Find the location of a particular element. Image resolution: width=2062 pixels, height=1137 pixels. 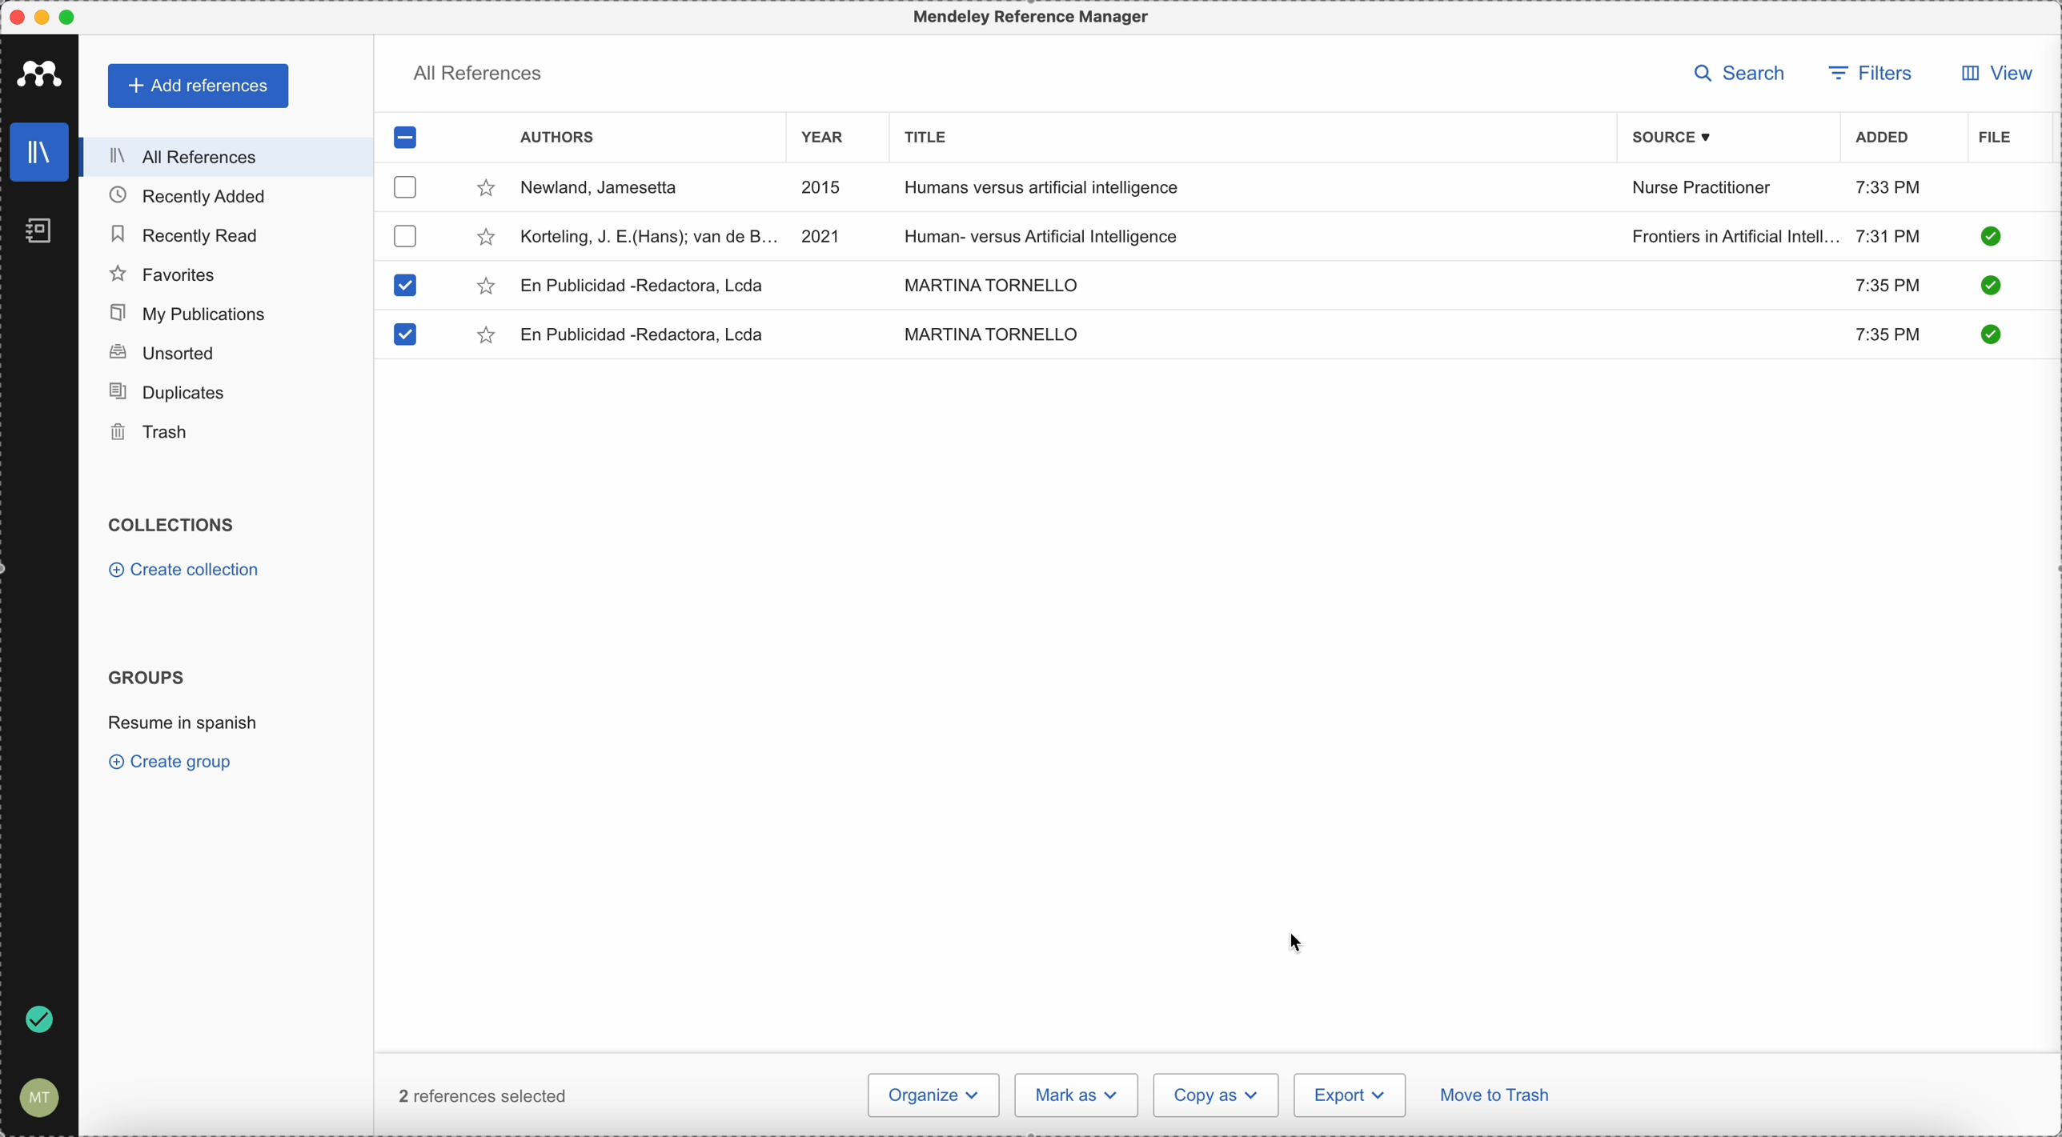

checkbox selected is located at coordinates (405, 286).